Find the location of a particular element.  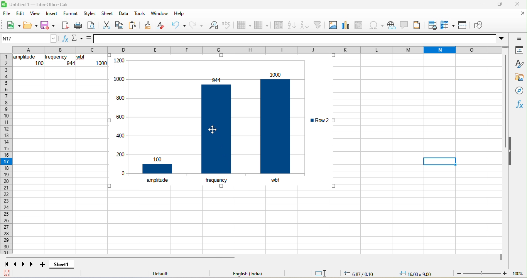

styles is located at coordinates (89, 13).